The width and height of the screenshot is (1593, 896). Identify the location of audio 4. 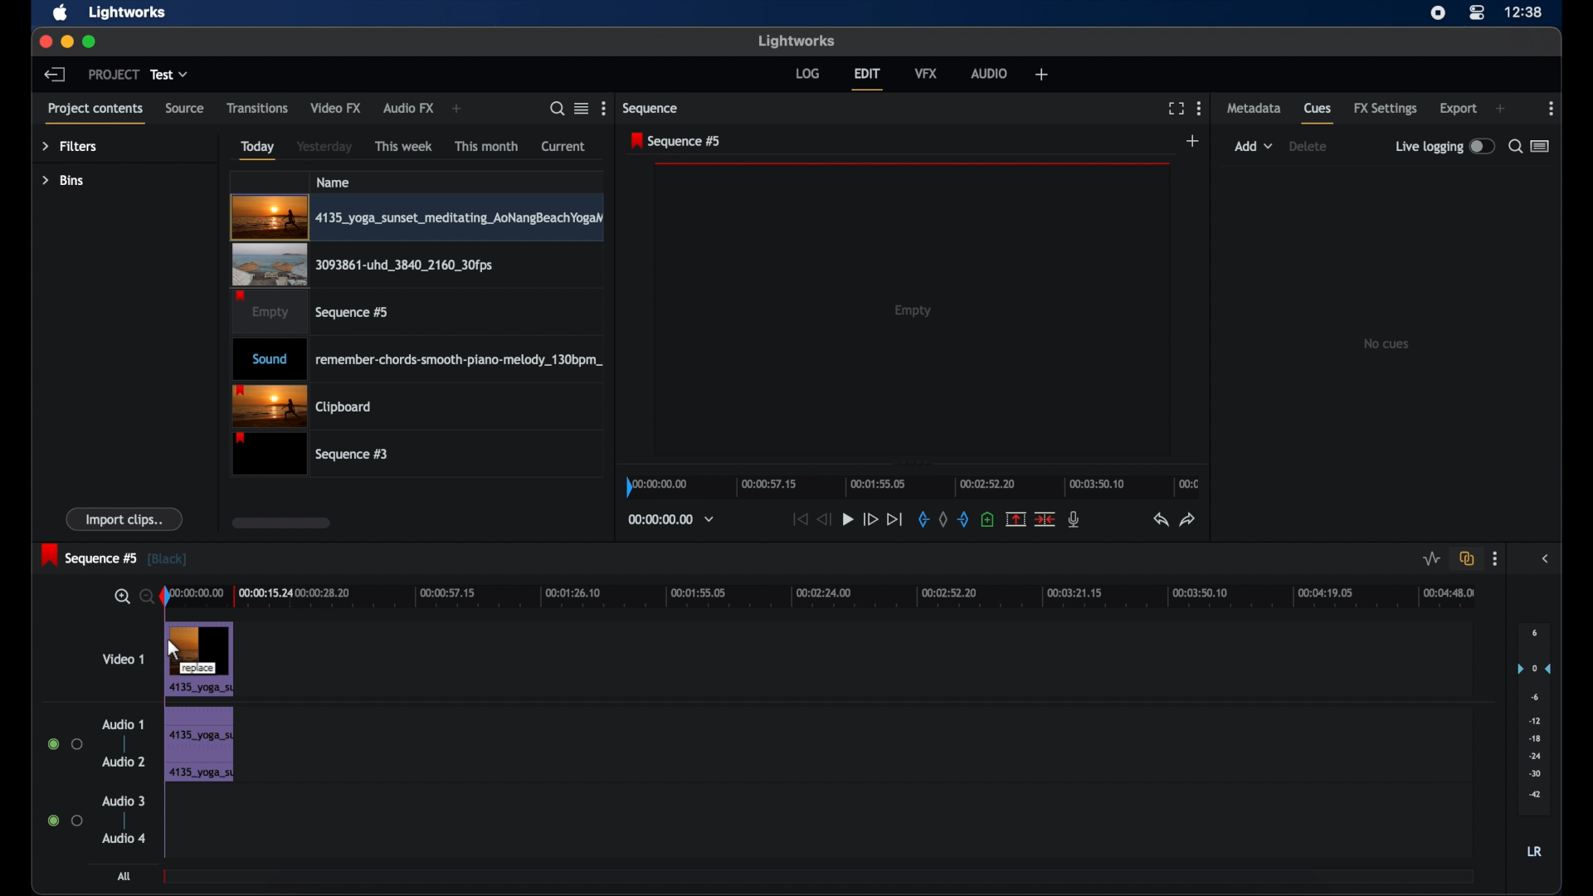
(121, 839).